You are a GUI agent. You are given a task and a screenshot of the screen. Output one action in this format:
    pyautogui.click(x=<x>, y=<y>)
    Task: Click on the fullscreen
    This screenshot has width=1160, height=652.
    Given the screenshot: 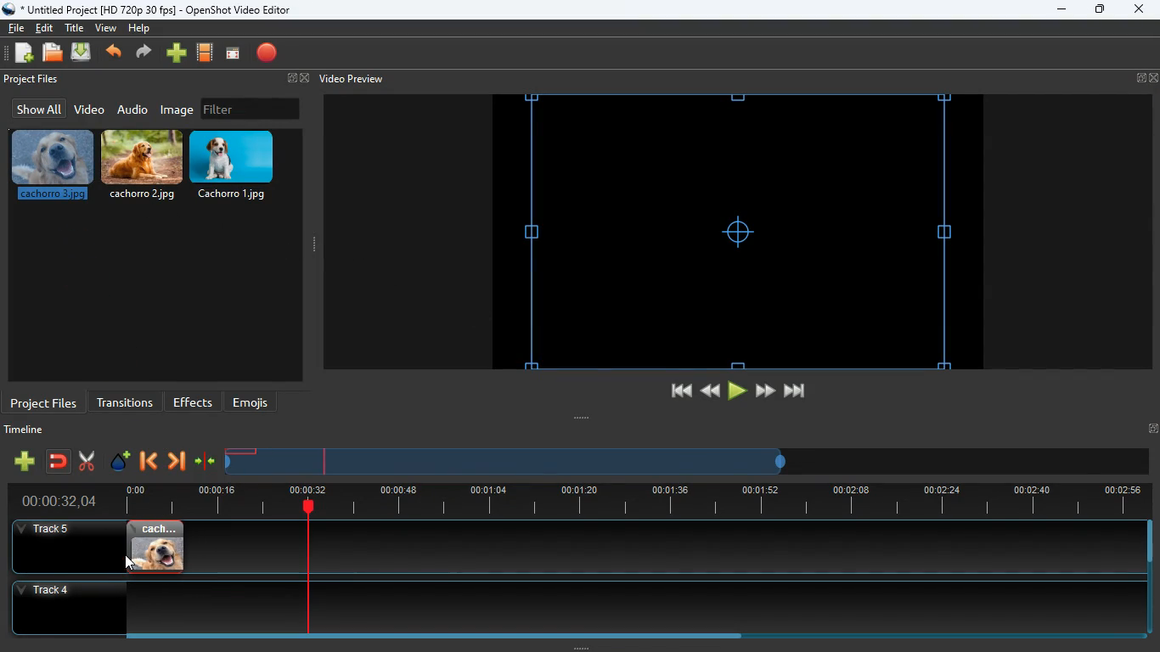 What is the action you would take?
    pyautogui.click(x=1147, y=78)
    